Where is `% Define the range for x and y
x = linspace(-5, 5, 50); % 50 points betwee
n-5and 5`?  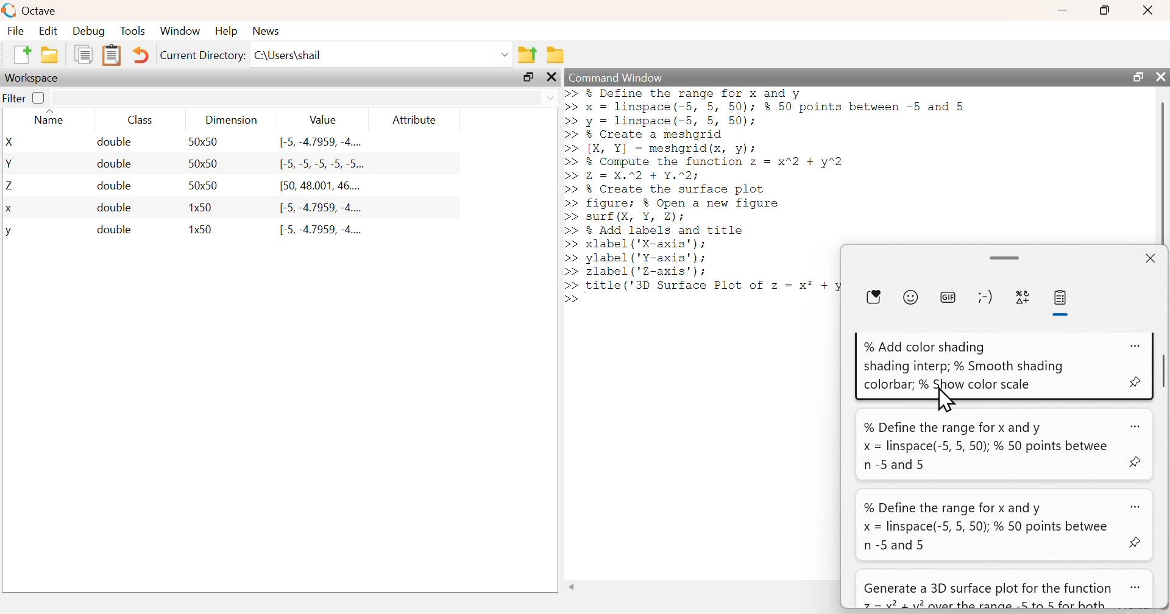
% Define the range for x and y
x = linspace(-5, 5, 50); % 50 points betwee
n-5and 5 is located at coordinates (986, 526).